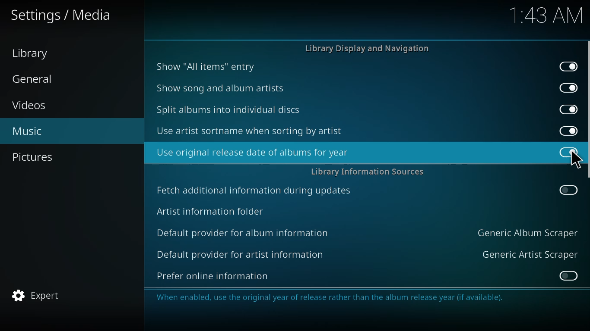  What do you see at coordinates (30, 54) in the screenshot?
I see `library` at bounding box center [30, 54].